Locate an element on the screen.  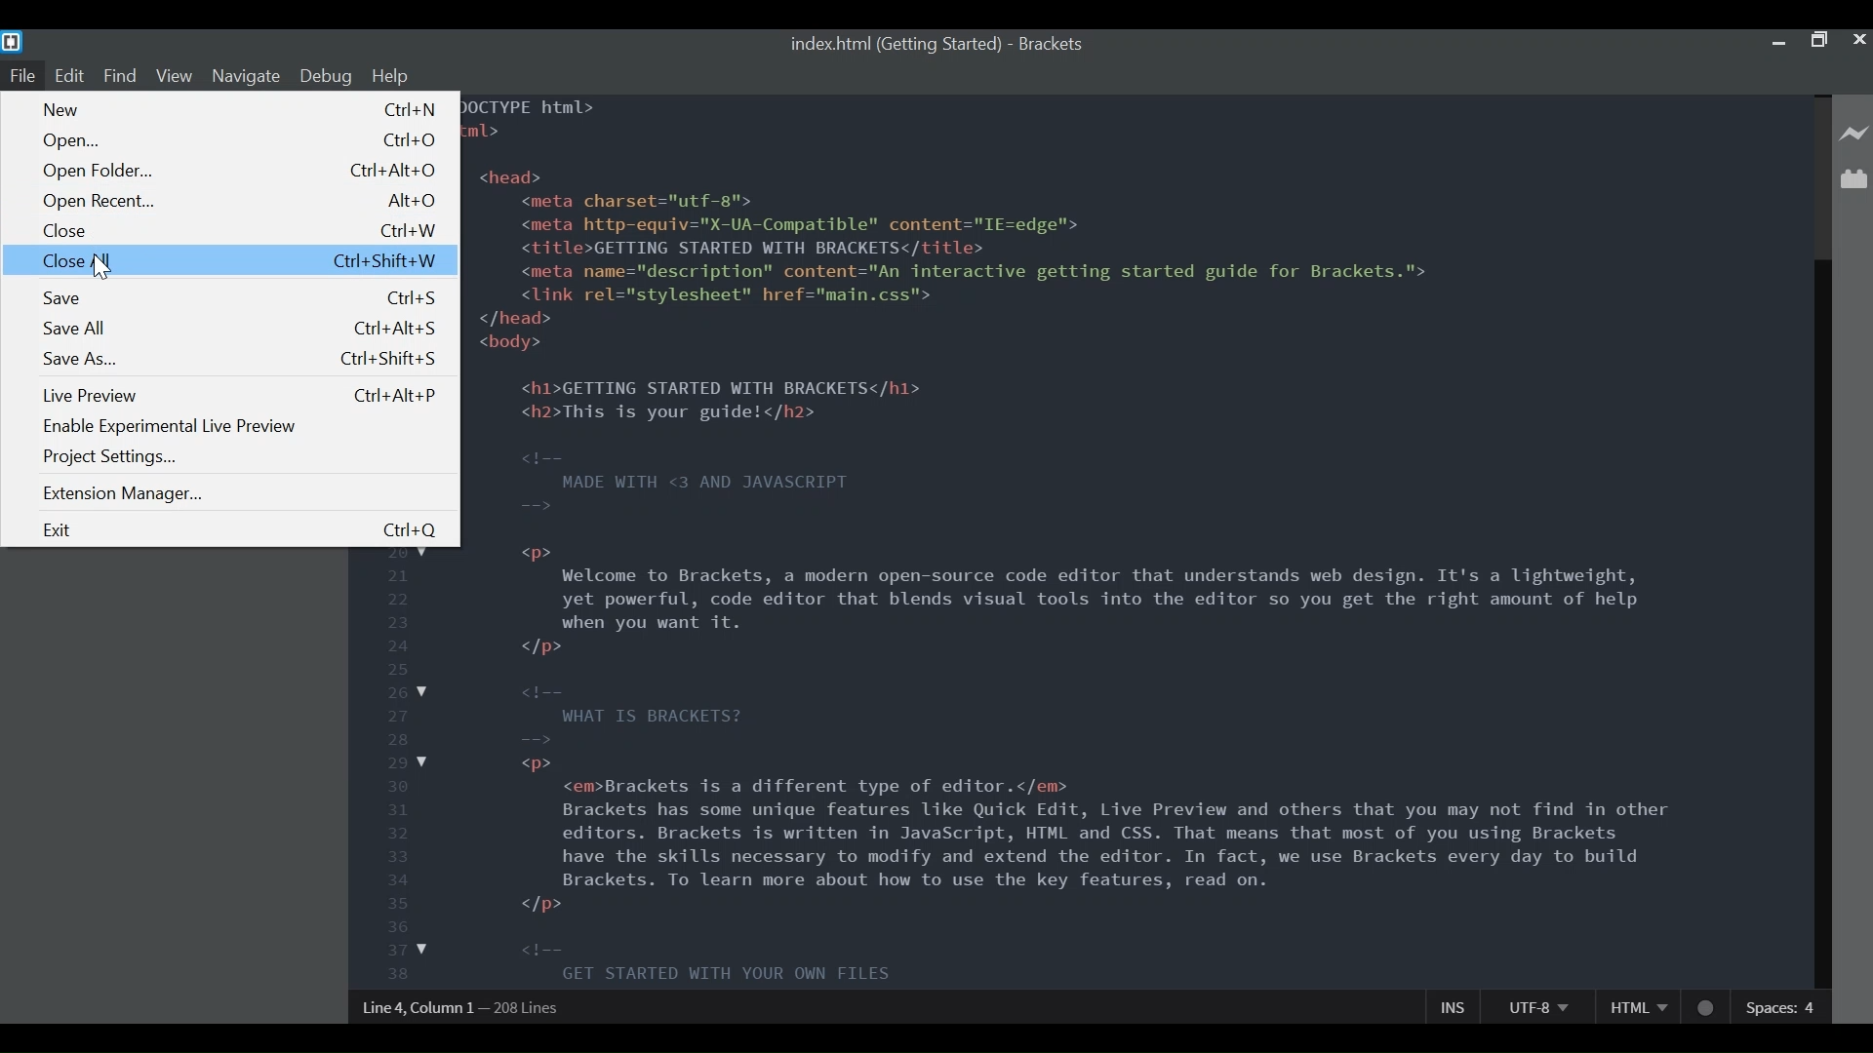
No linter available for HTML is located at coordinates (1702, 1011).